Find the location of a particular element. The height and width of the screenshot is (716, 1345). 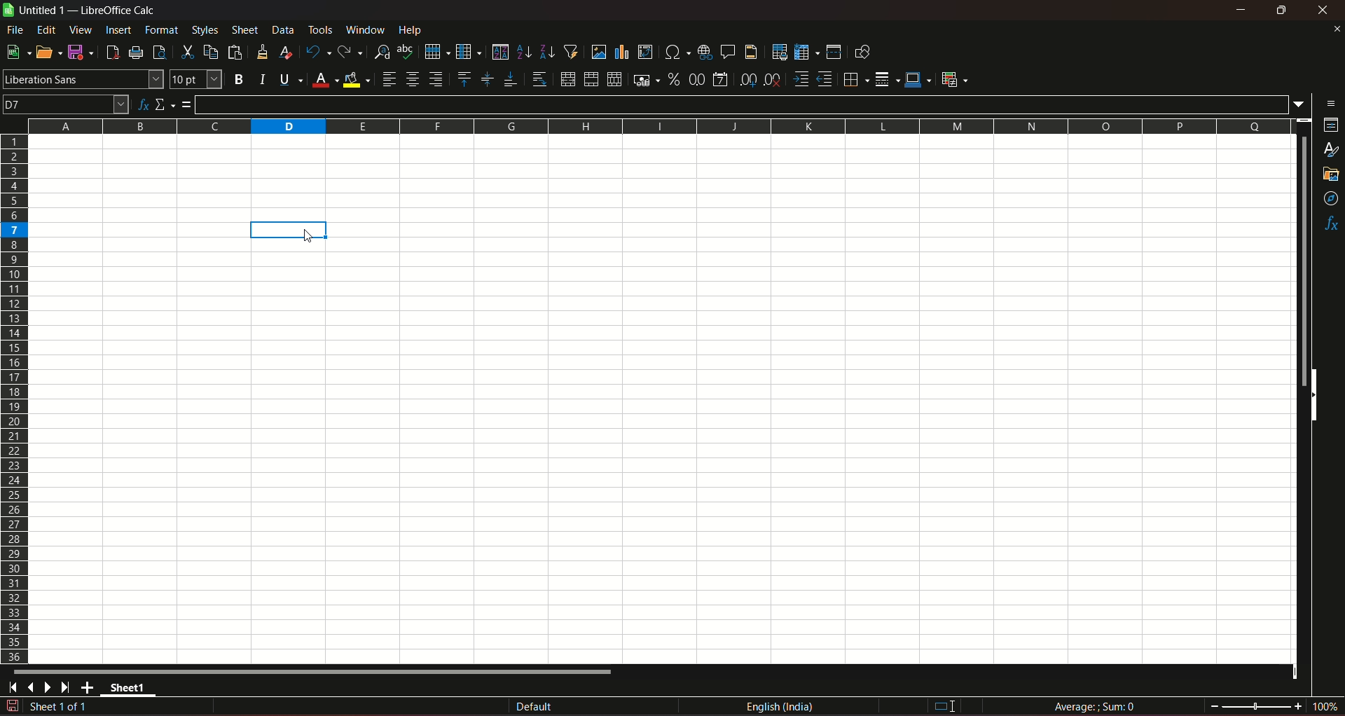

title is located at coordinates (119, 11).